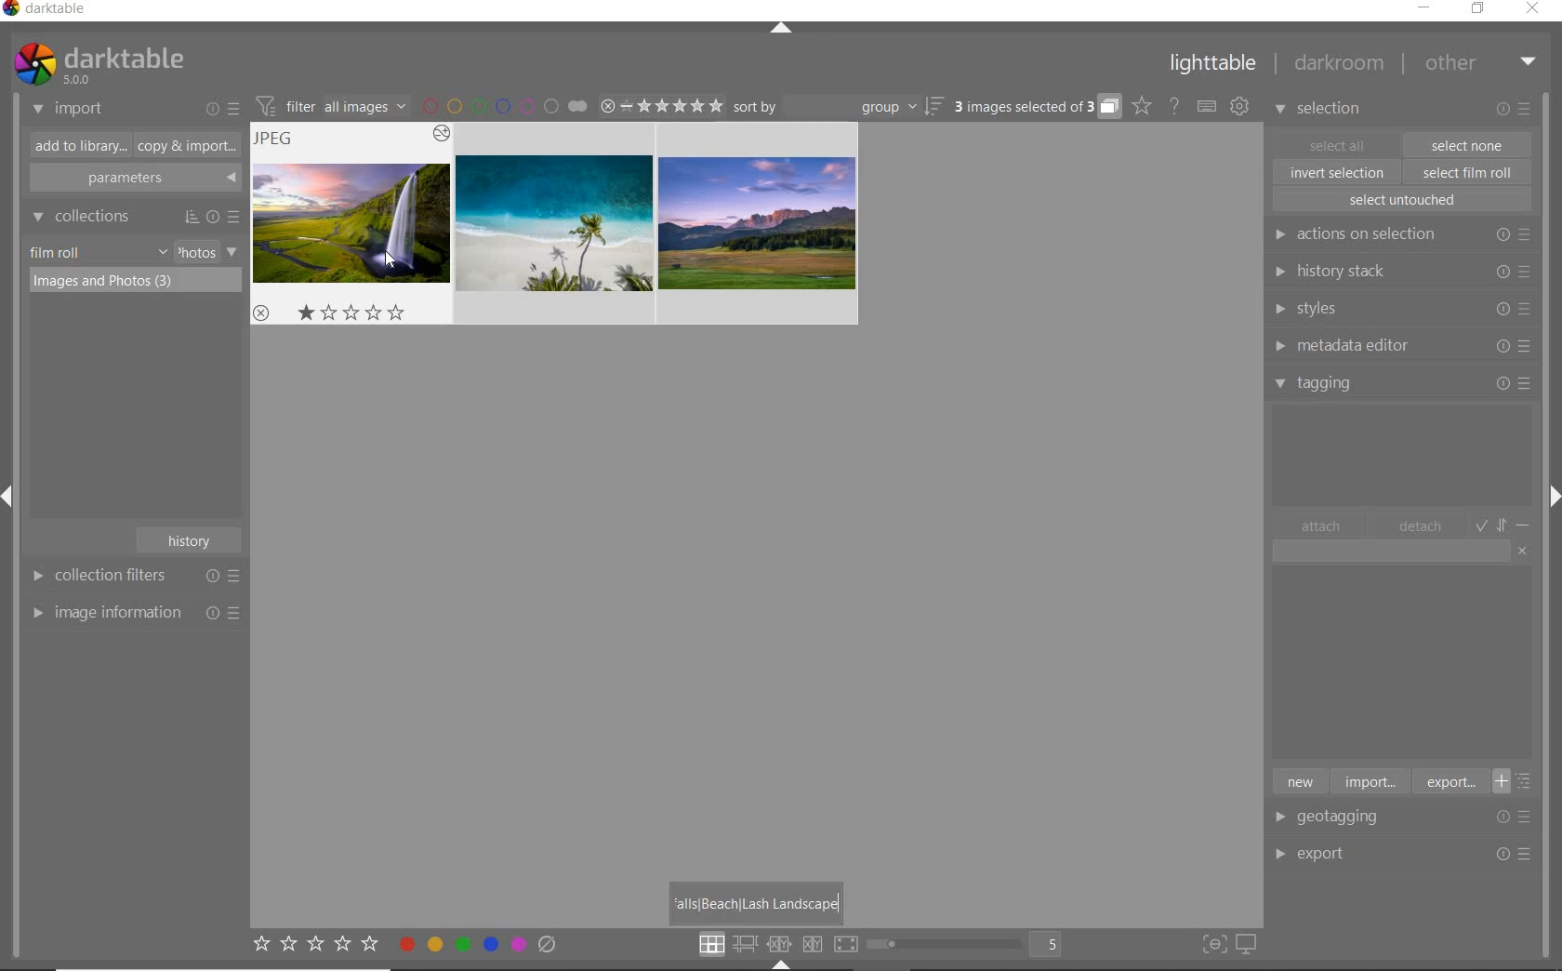 The image size is (1562, 971). Describe the element at coordinates (1239, 107) in the screenshot. I see `show global preferences` at that location.